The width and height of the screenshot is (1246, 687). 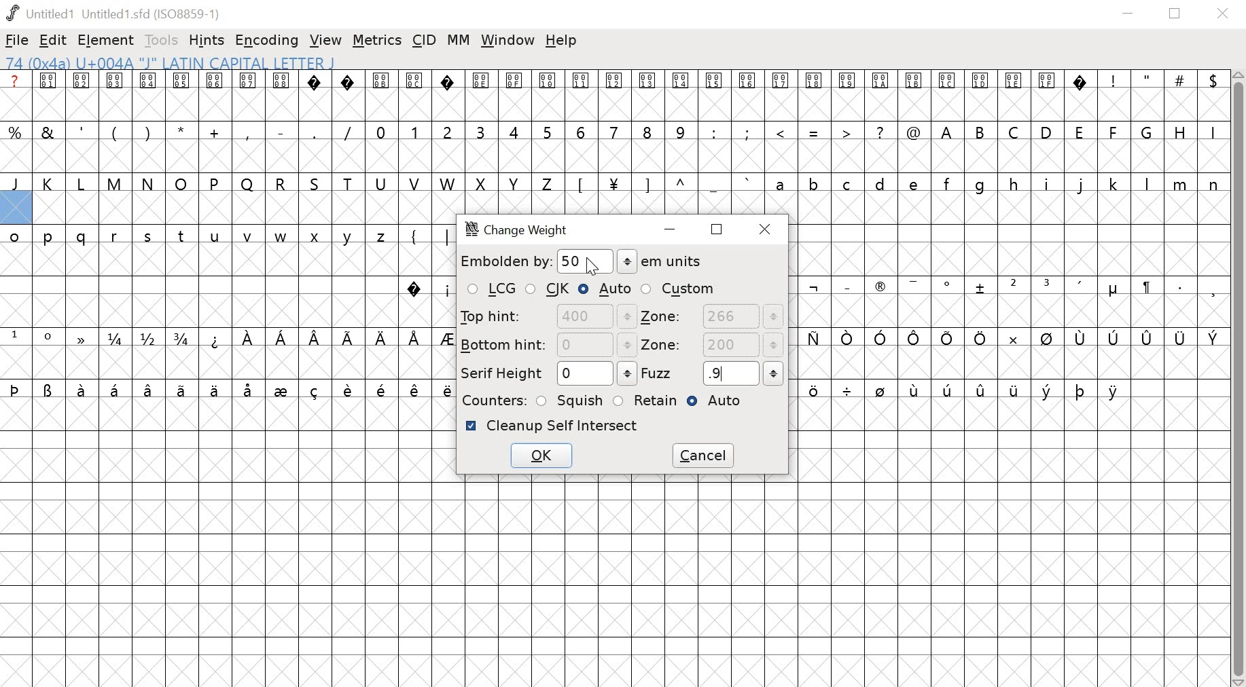 I want to click on embolden by, so click(x=537, y=259).